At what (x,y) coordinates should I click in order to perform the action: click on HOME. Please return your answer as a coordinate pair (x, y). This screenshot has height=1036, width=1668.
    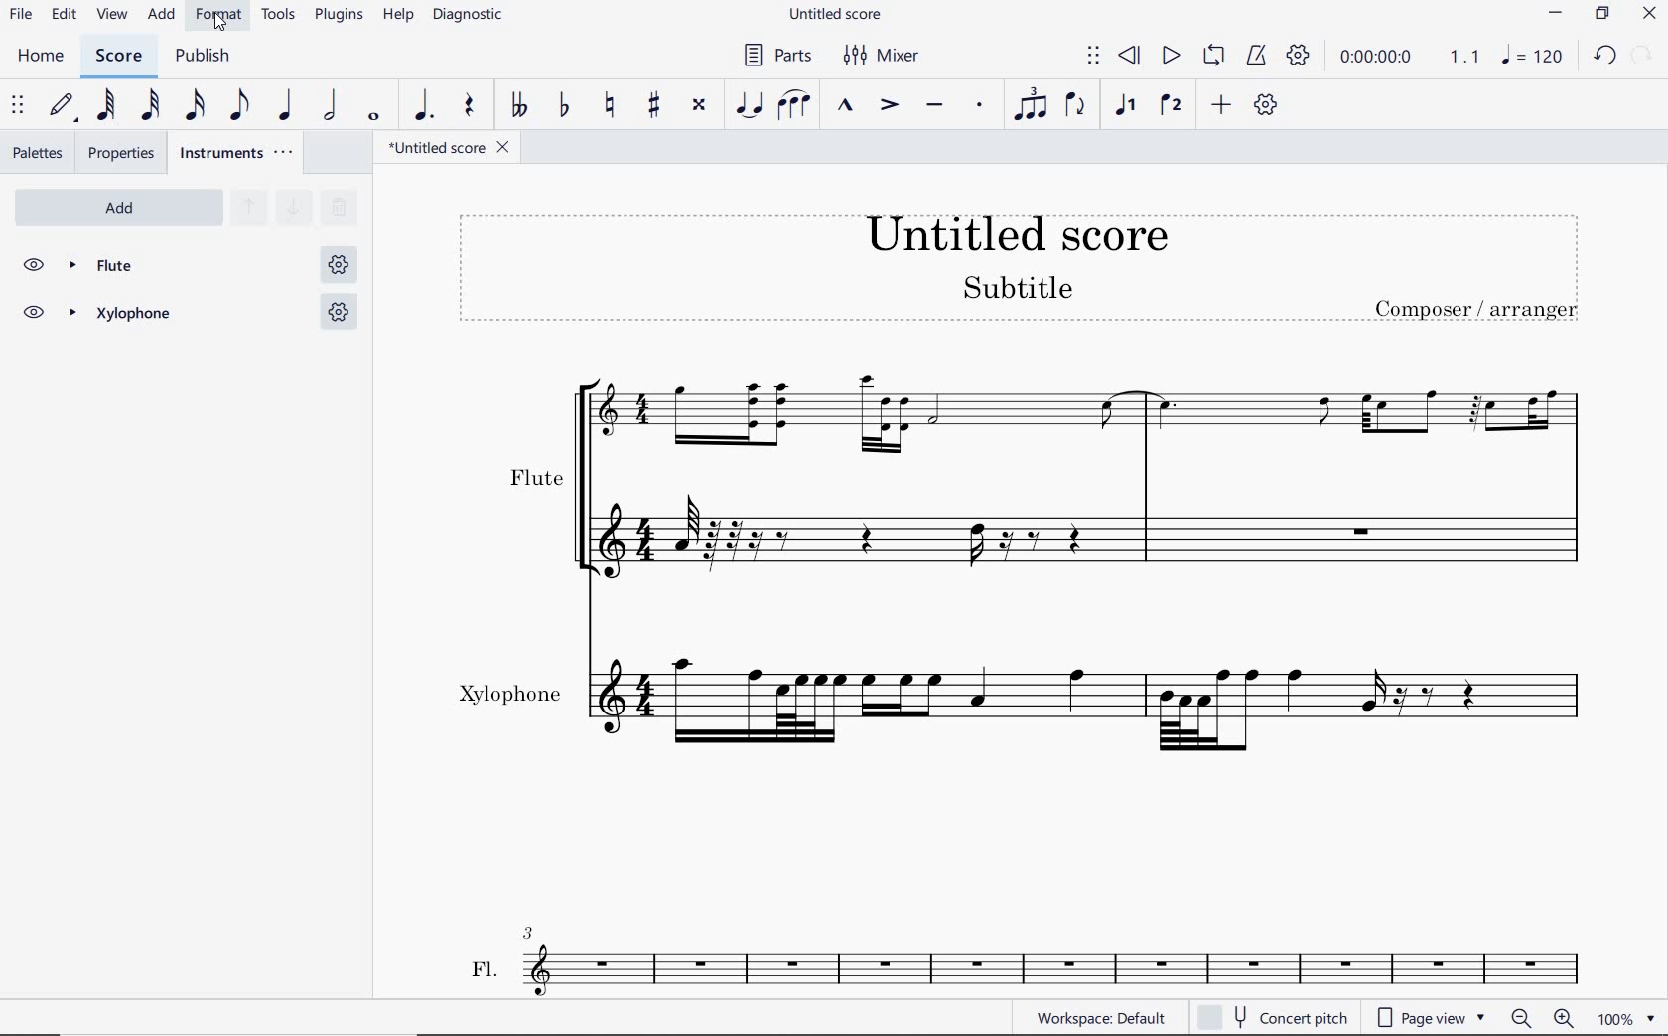
    Looking at the image, I should click on (41, 57).